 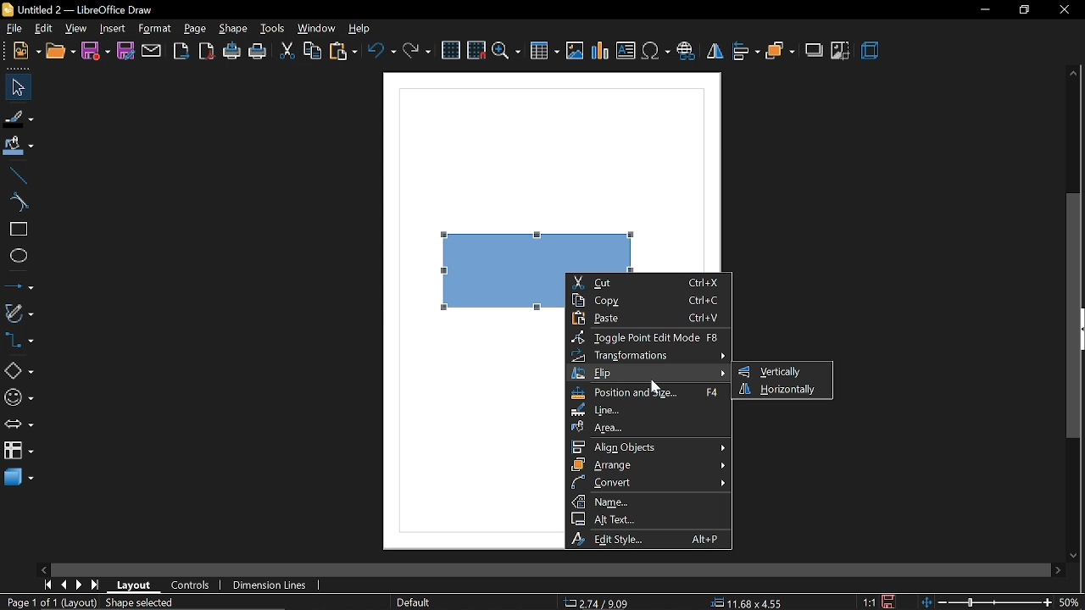 What do you see at coordinates (508, 53) in the screenshot?
I see `zoom` at bounding box center [508, 53].